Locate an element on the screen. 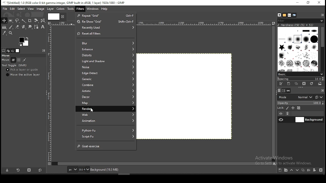  restore is located at coordinates (309, 3).